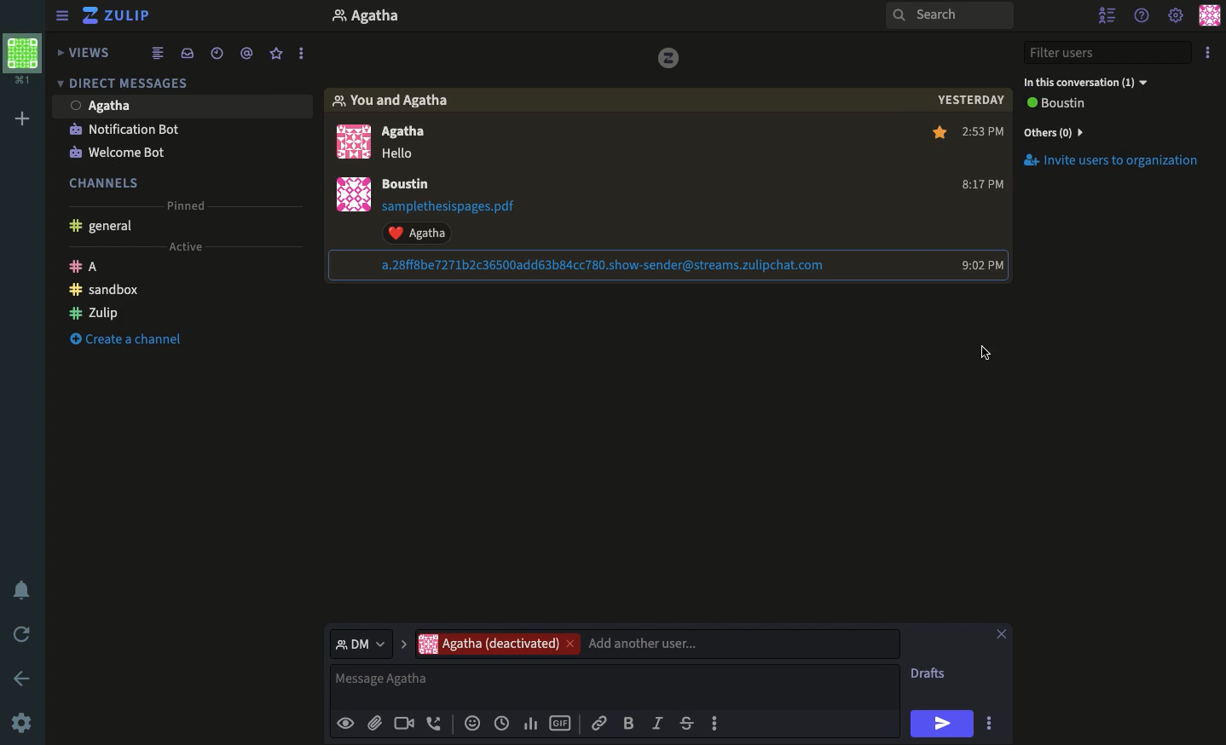  Describe the element at coordinates (107, 292) in the screenshot. I see `Sandbox` at that location.